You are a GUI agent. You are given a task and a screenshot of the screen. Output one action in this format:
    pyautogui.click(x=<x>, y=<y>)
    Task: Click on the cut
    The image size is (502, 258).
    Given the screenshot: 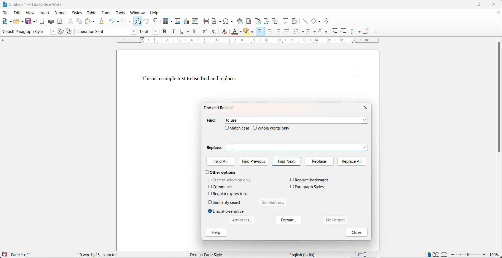 What is the action you would take?
    pyautogui.click(x=70, y=22)
    